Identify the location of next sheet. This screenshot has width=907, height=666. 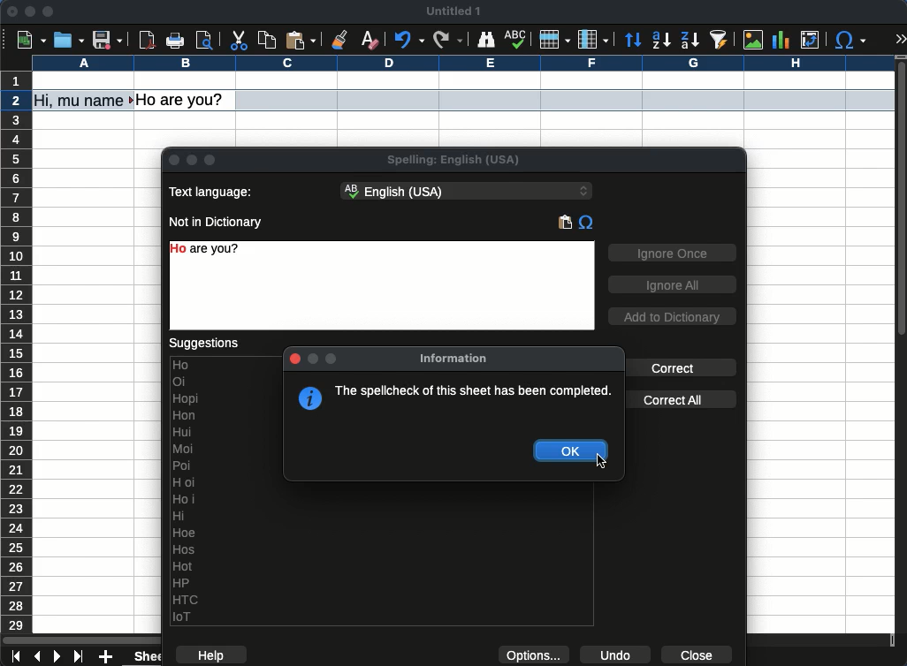
(57, 656).